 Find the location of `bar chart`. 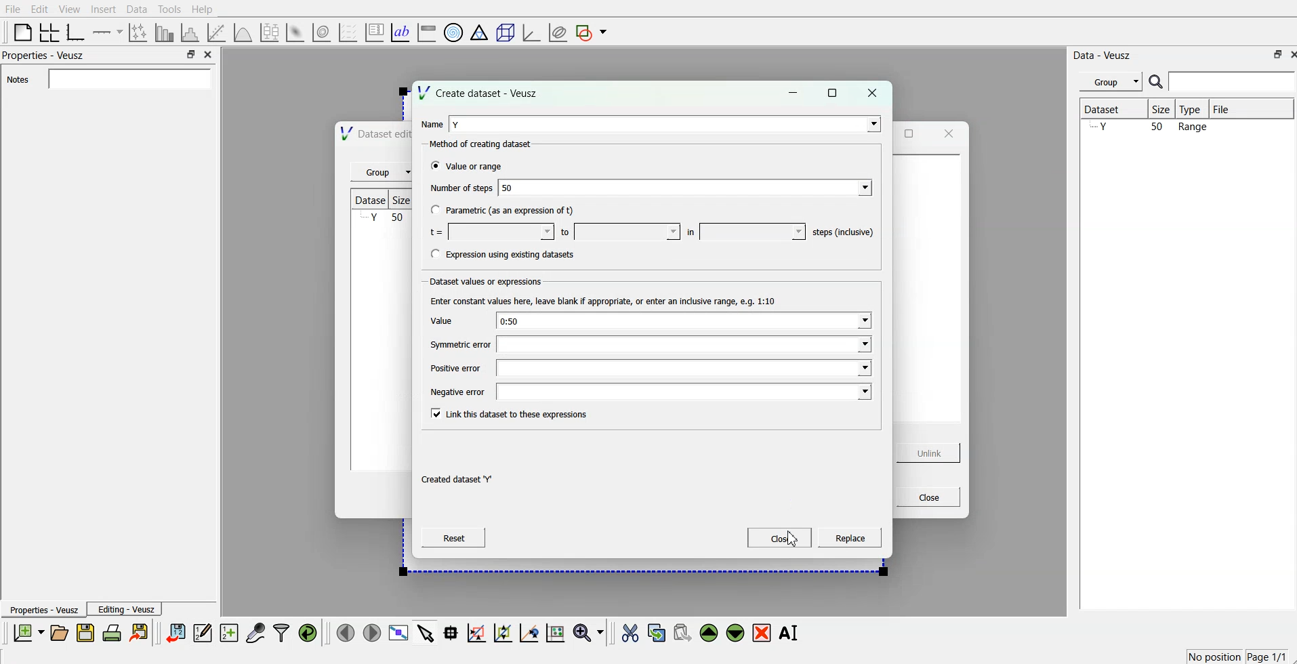

bar chart is located at coordinates (165, 31).